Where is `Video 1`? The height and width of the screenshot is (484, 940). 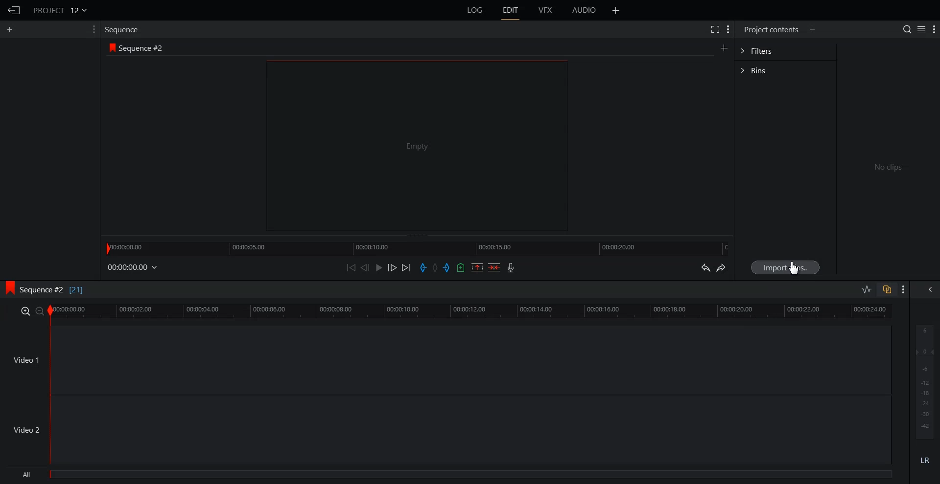
Video 1 is located at coordinates (448, 360).